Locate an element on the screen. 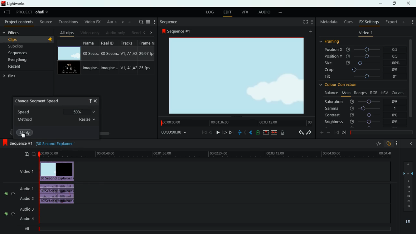  brightness is located at coordinates (361, 122).